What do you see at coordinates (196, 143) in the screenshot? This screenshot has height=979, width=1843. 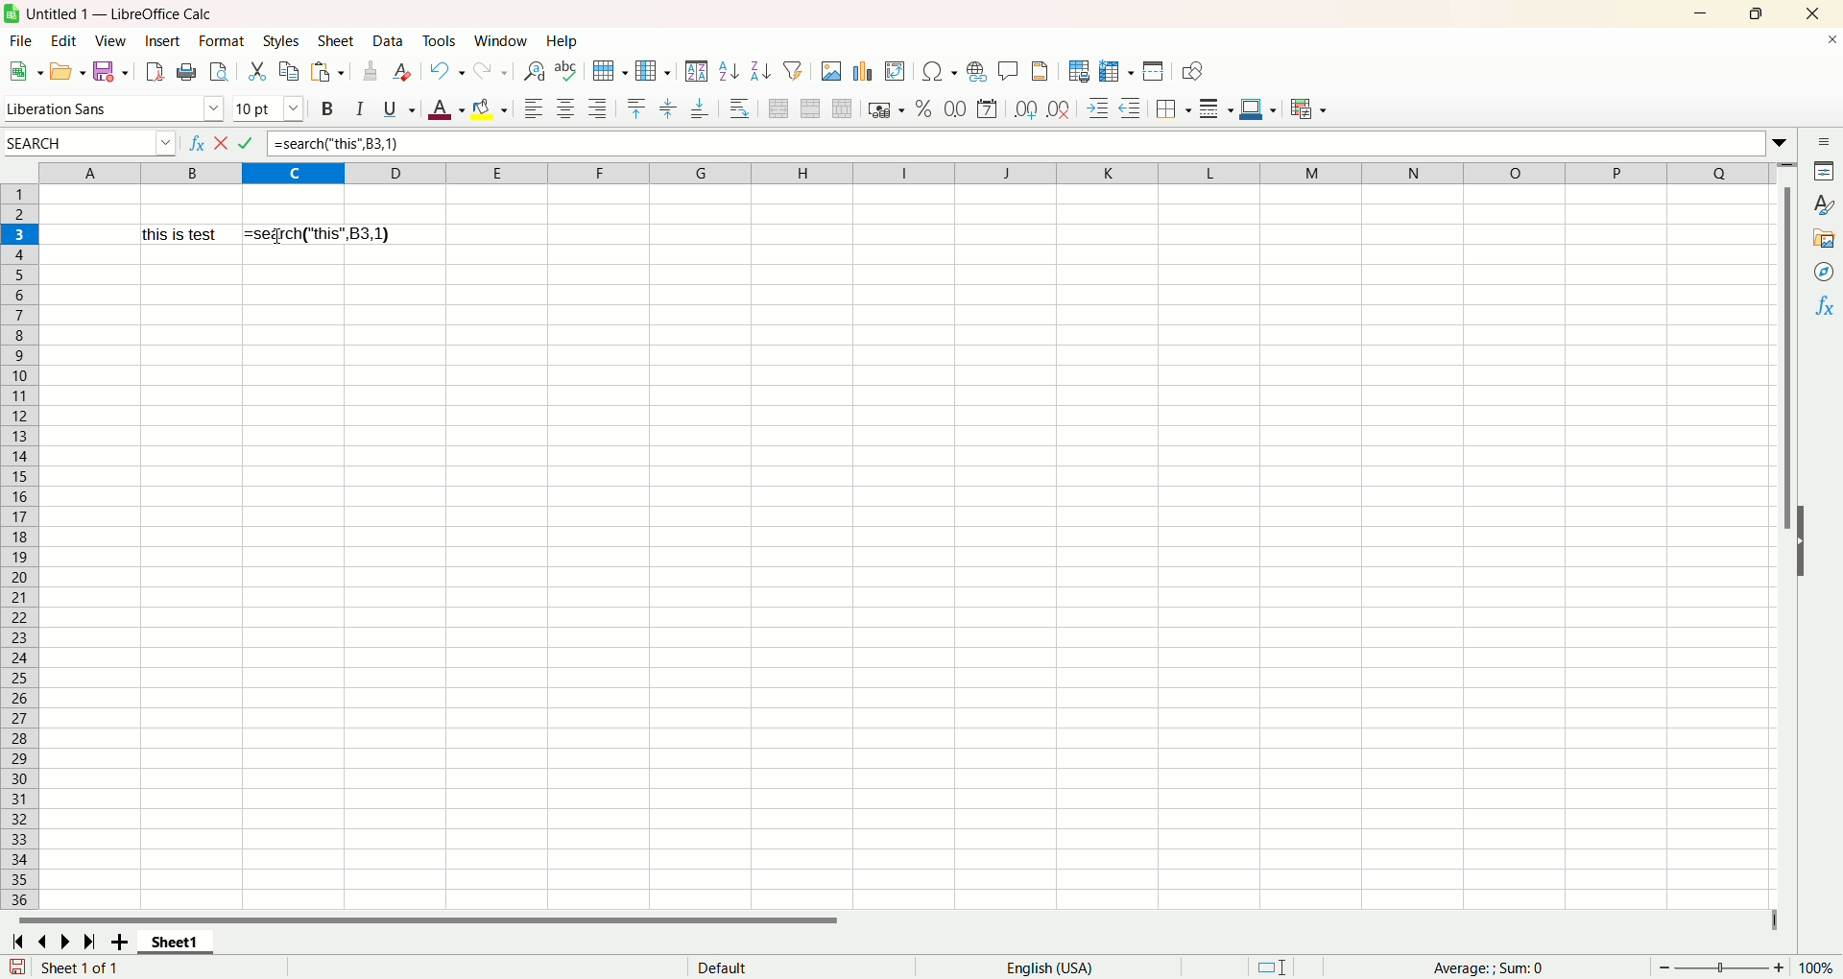 I see `function wizard` at bounding box center [196, 143].